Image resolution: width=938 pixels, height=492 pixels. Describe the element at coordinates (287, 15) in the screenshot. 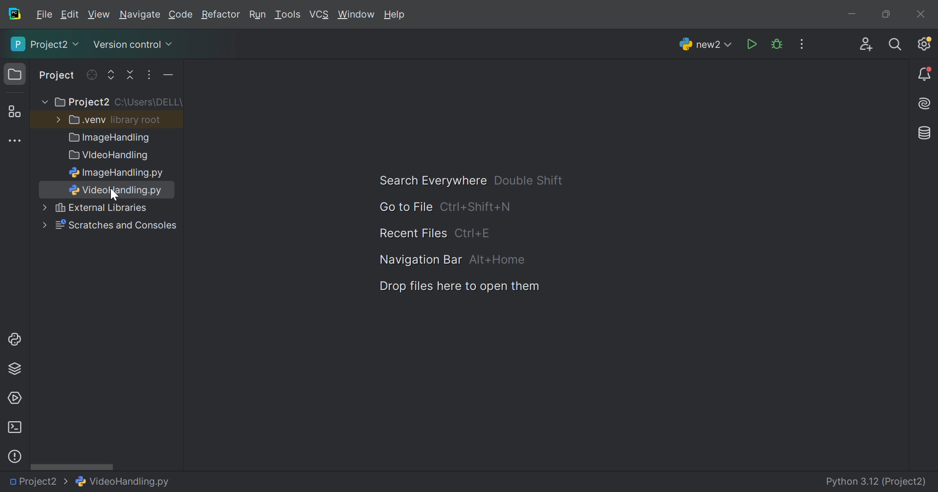

I see `Tools` at that location.